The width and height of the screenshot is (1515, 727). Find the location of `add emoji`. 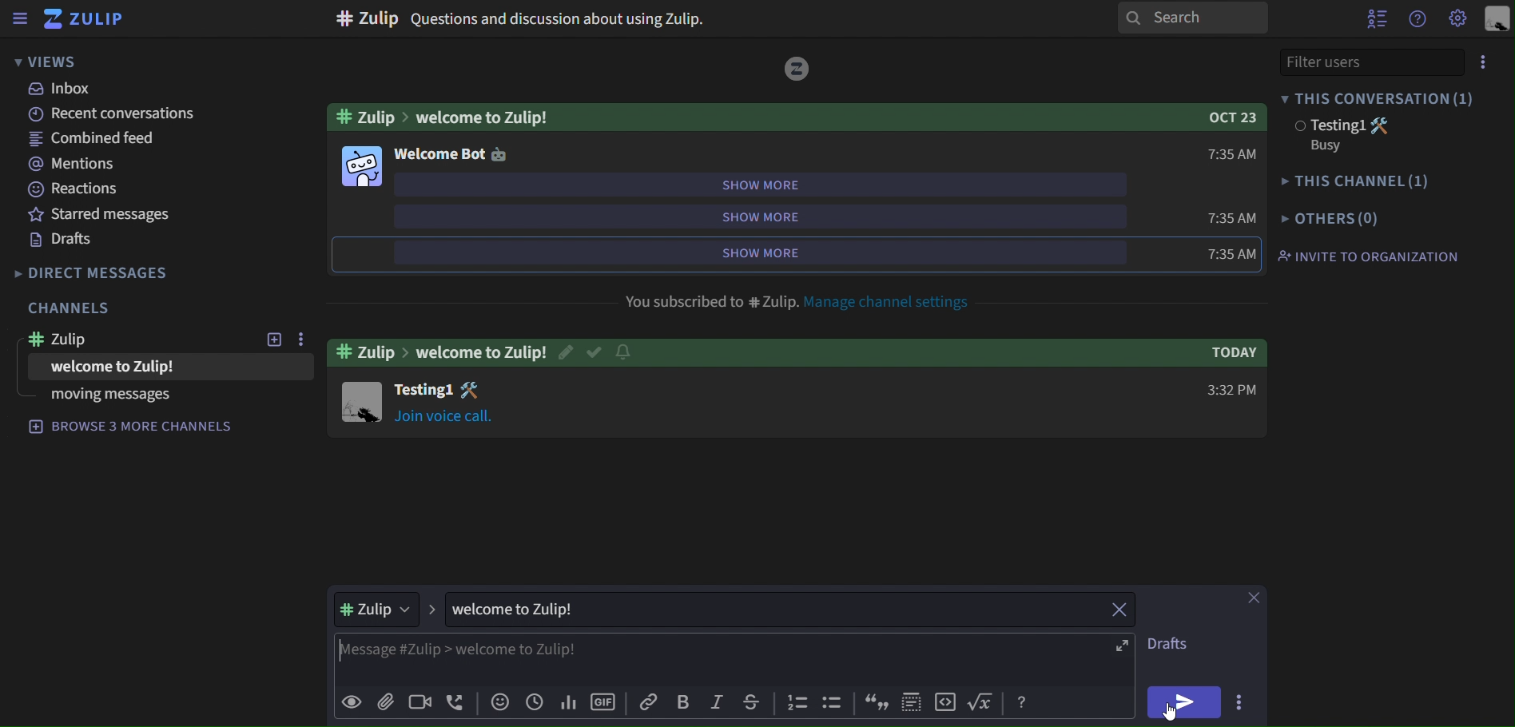

add emoji is located at coordinates (500, 701).